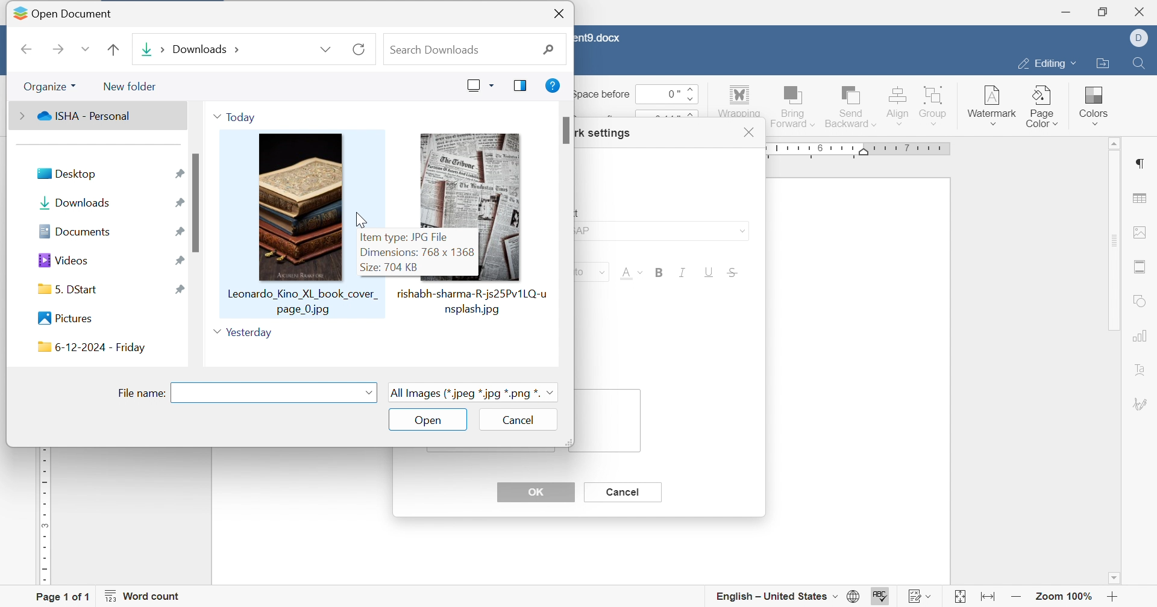 The image size is (1157, 607). Describe the element at coordinates (1017, 597) in the screenshot. I see `zoom out` at that location.